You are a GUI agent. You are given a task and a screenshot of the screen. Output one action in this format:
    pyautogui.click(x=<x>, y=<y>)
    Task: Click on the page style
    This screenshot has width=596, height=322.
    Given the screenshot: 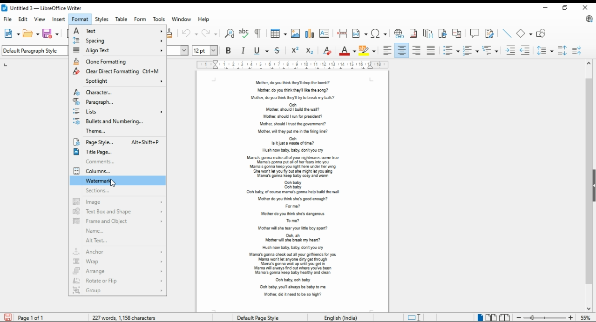 What is the action you would take?
    pyautogui.click(x=116, y=141)
    